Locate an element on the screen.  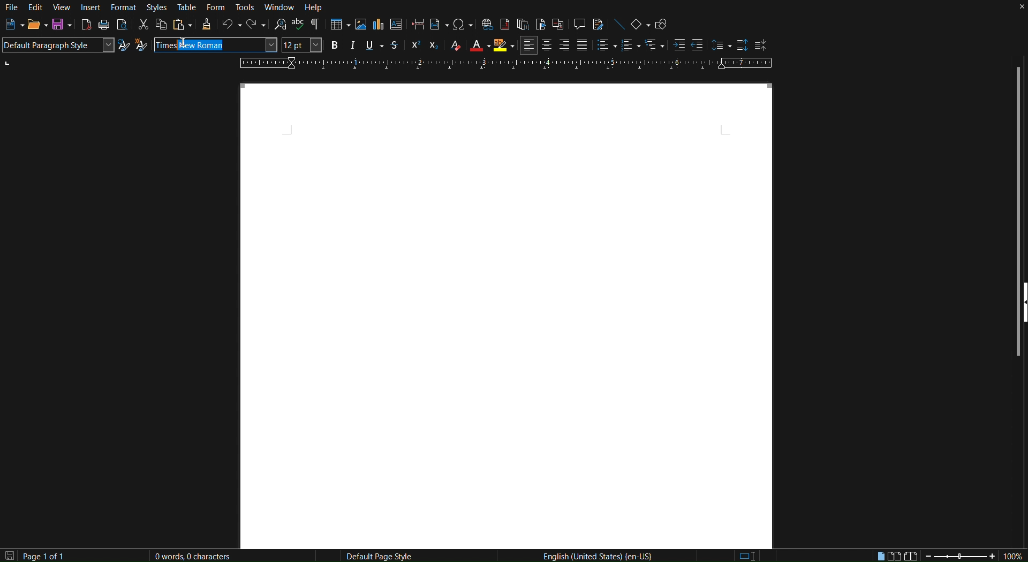
Toggle print preview is located at coordinates (122, 26).